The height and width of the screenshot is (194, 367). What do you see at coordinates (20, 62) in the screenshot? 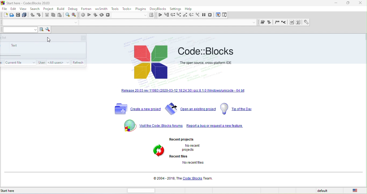
I see `todo list` at bounding box center [20, 62].